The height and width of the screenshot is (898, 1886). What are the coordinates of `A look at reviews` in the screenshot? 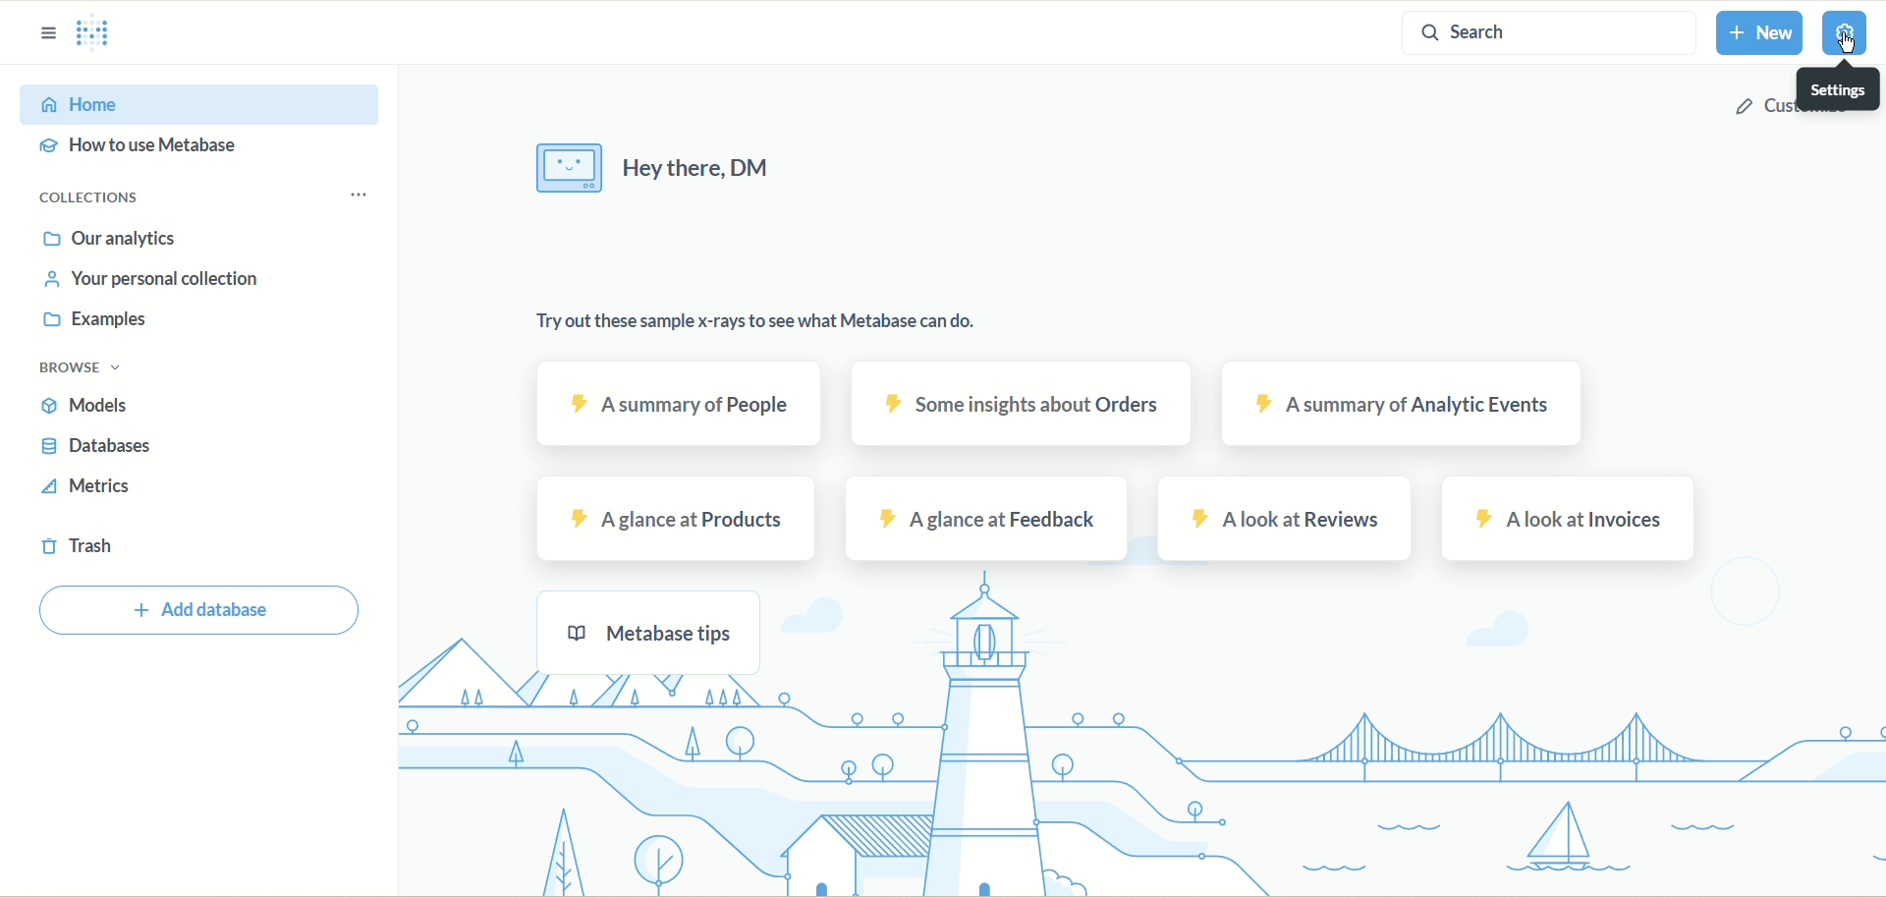 It's located at (1289, 522).